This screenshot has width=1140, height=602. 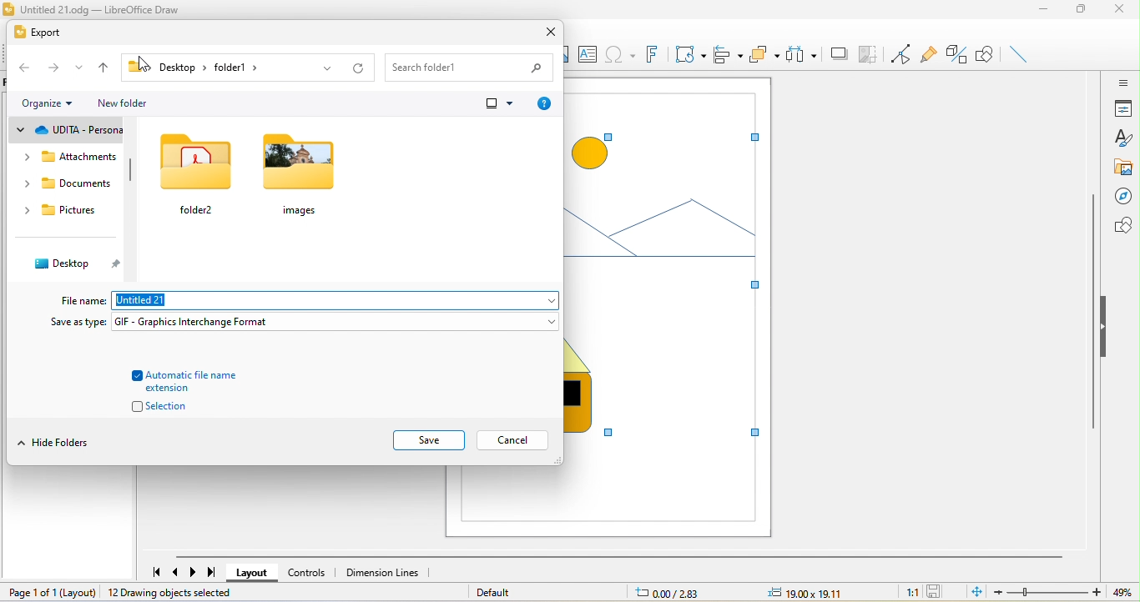 I want to click on controls, so click(x=307, y=572).